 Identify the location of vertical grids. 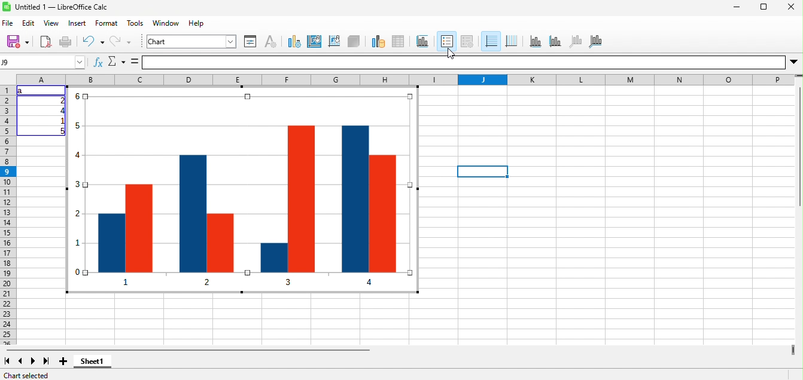
(512, 42).